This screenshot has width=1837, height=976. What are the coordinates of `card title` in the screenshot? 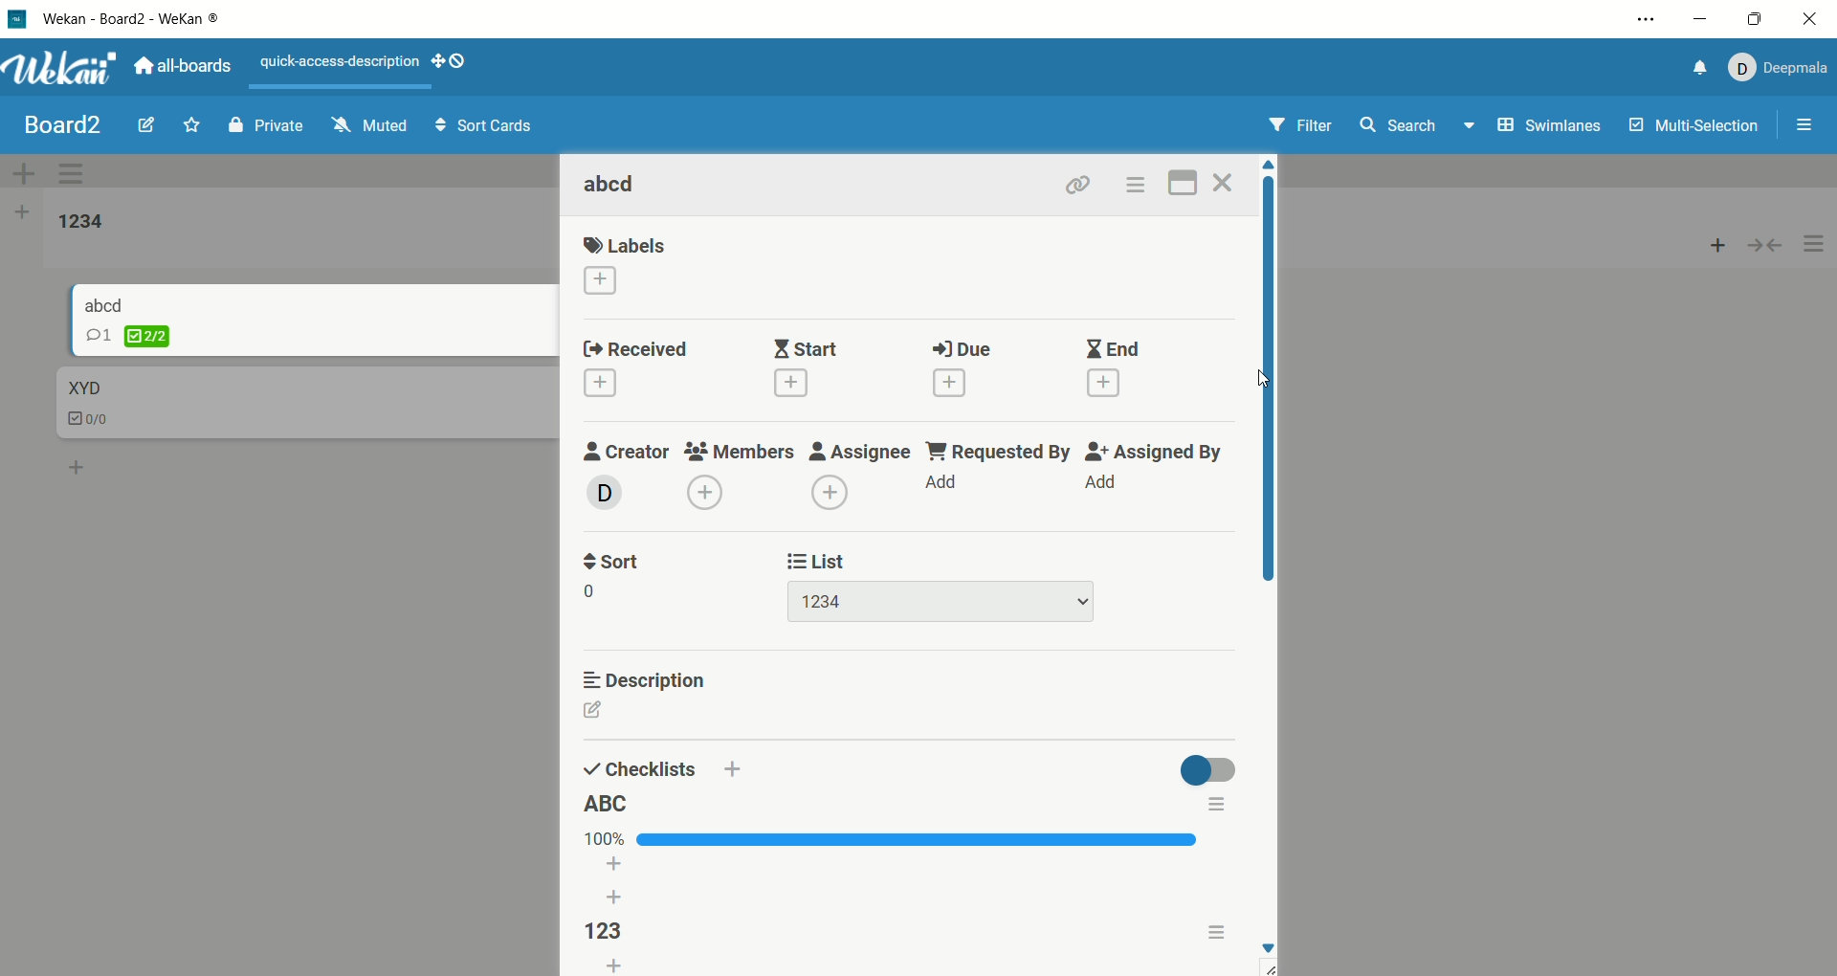 It's located at (105, 303).